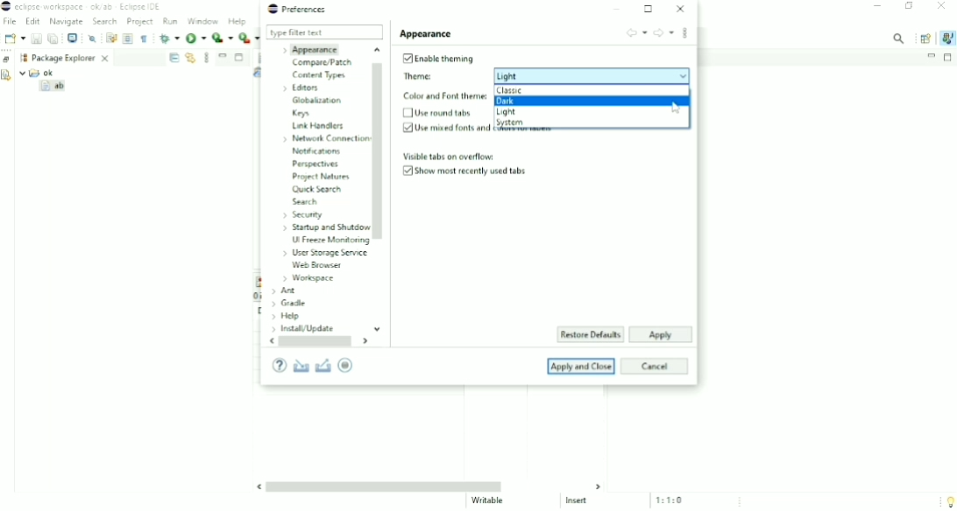  Describe the element at coordinates (649, 9) in the screenshot. I see `Maximize` at that location.